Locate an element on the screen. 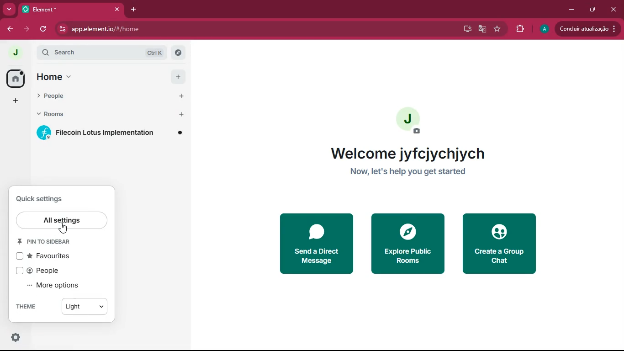 The height and width of the screenshot is (351, 624). app.element.io/#/home is located at coordinates (153, 29).